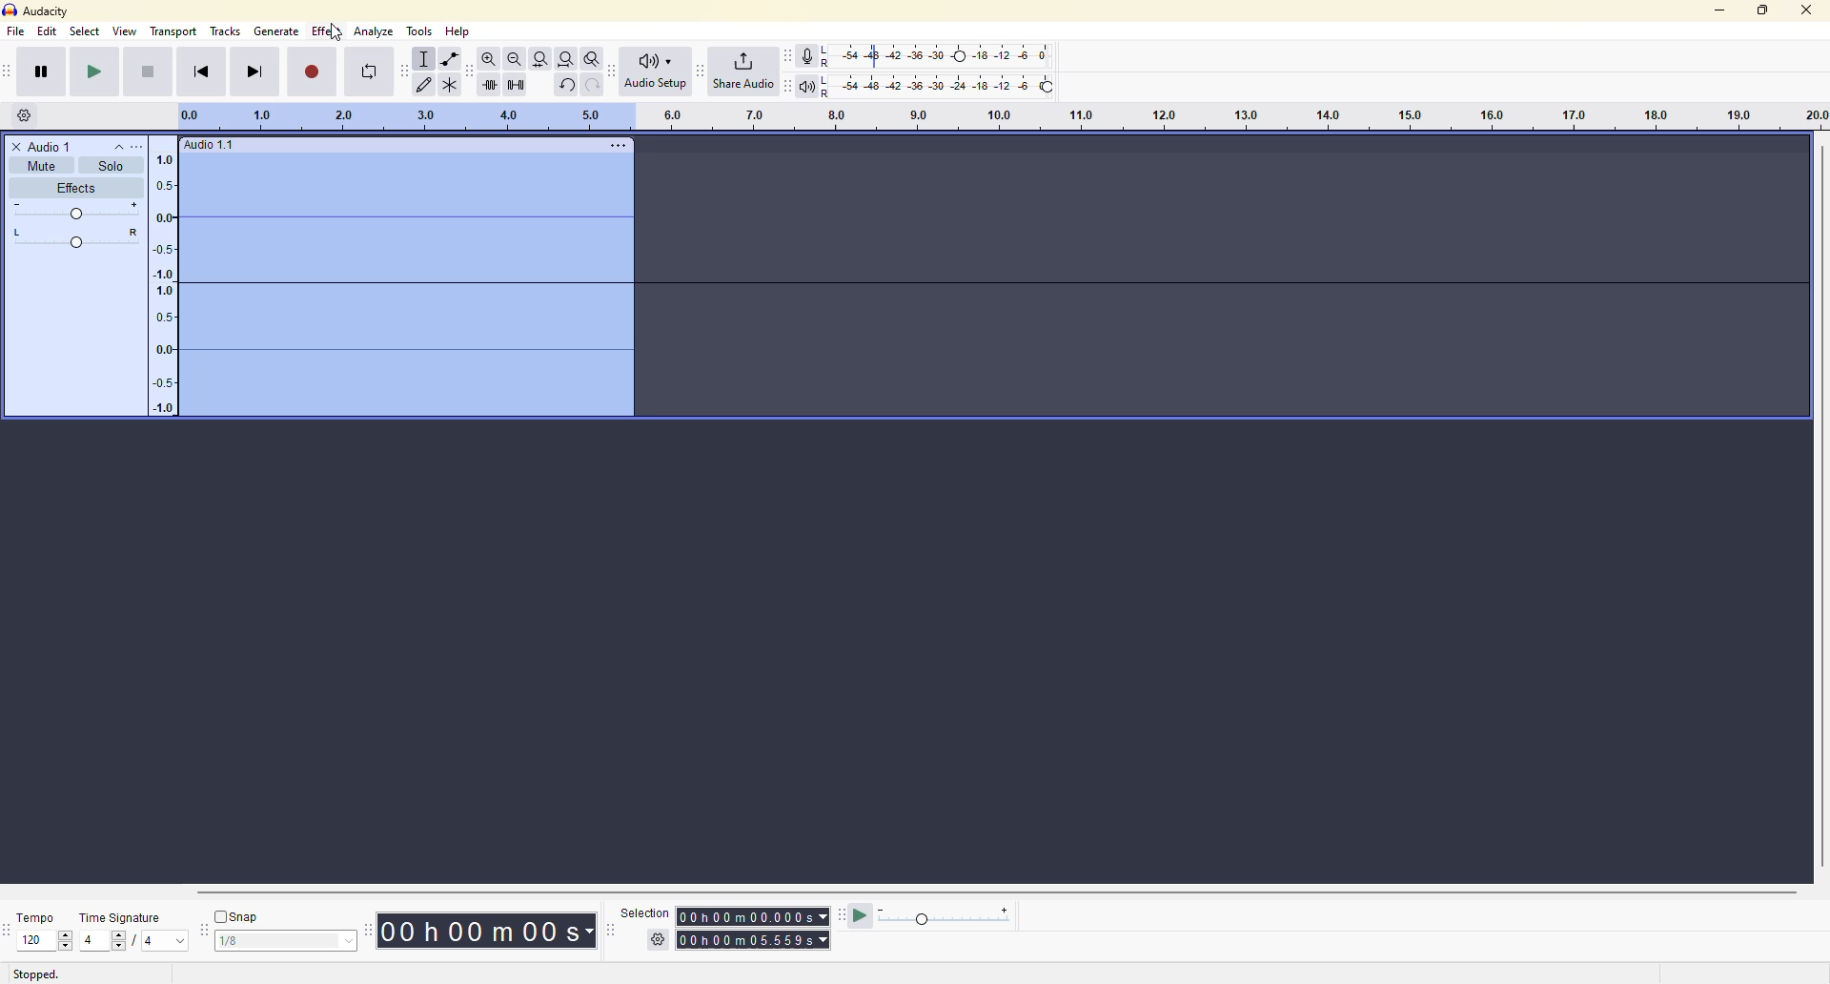 The image size is (1830, 984). What do you see at coordinates (256, 71) in the screenshot?
I see `skip to end` at bounding box center [256, 71].